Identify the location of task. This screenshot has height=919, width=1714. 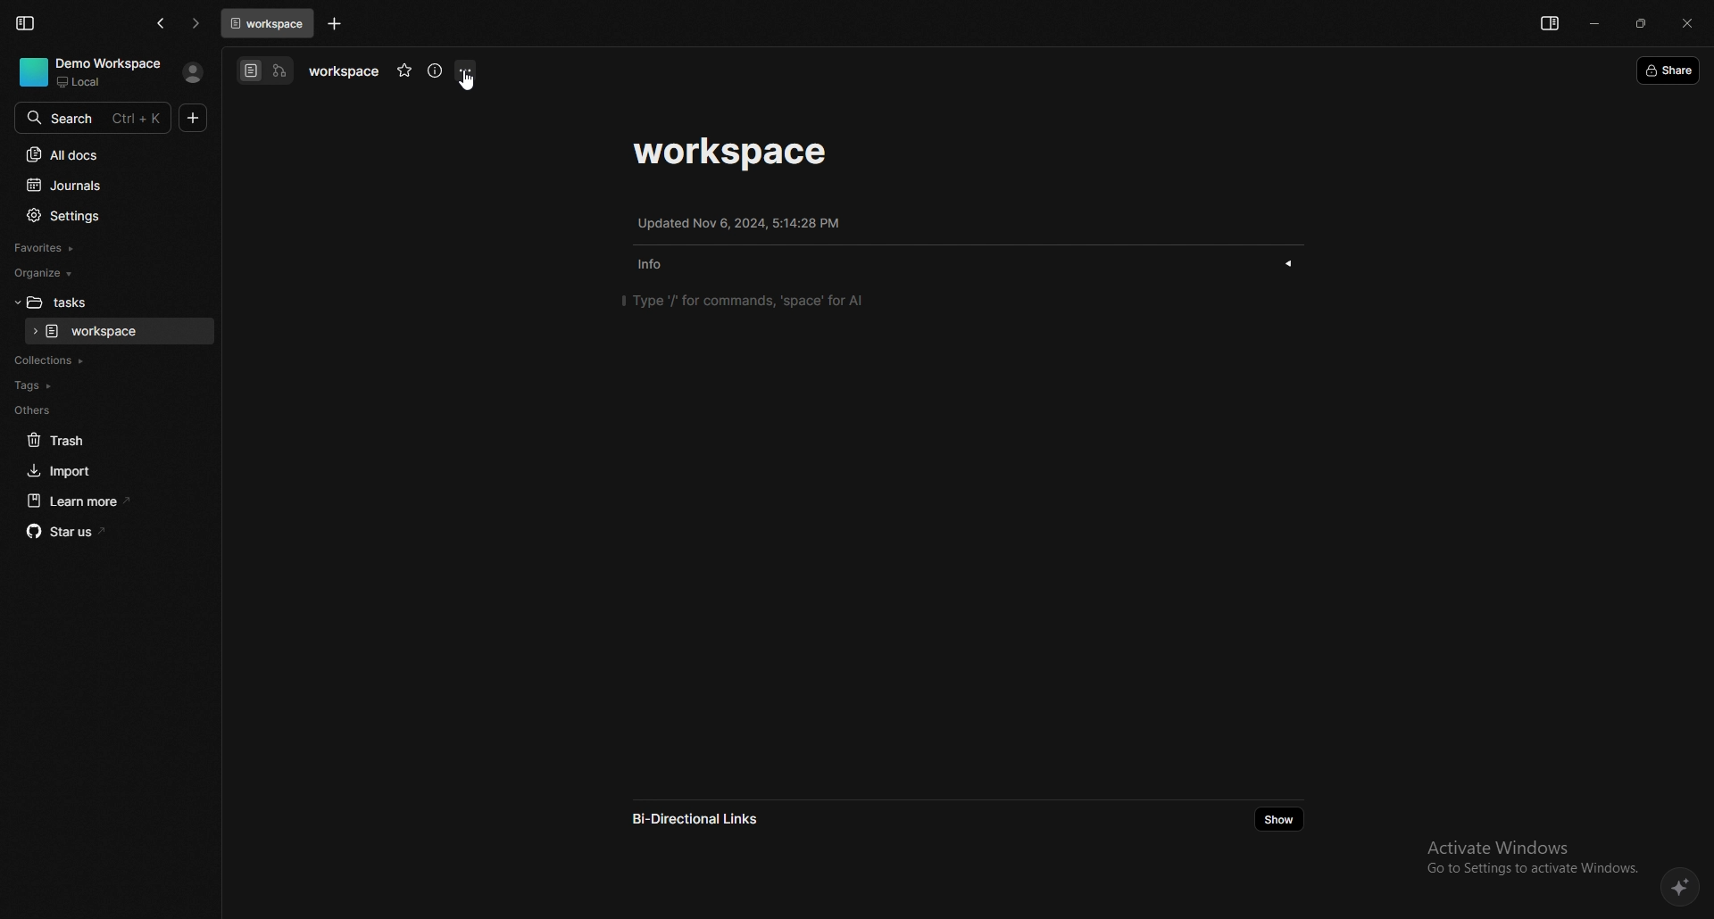
(120, 332).